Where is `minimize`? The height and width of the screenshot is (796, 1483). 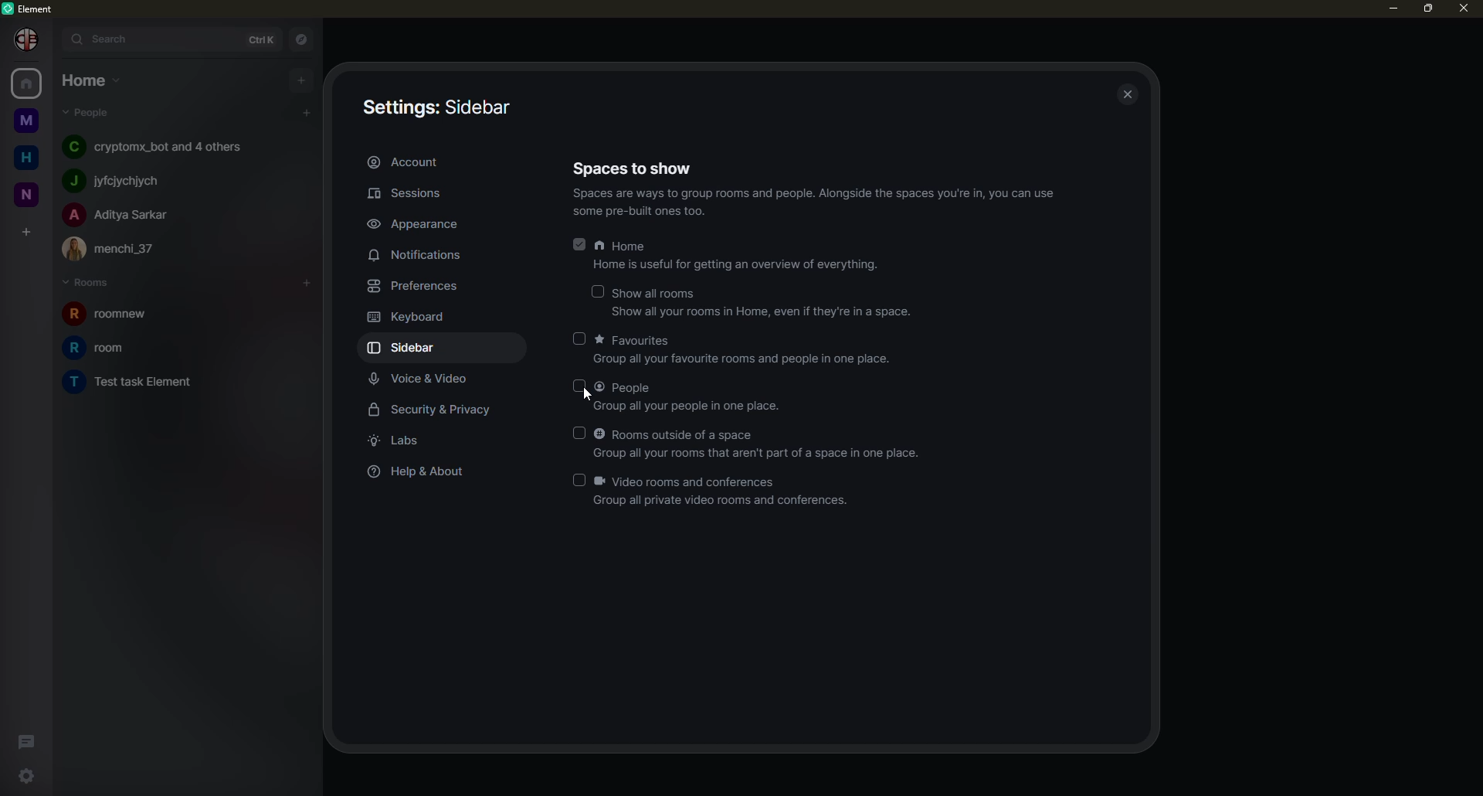
minimize is located at coordinates (1387, 8).